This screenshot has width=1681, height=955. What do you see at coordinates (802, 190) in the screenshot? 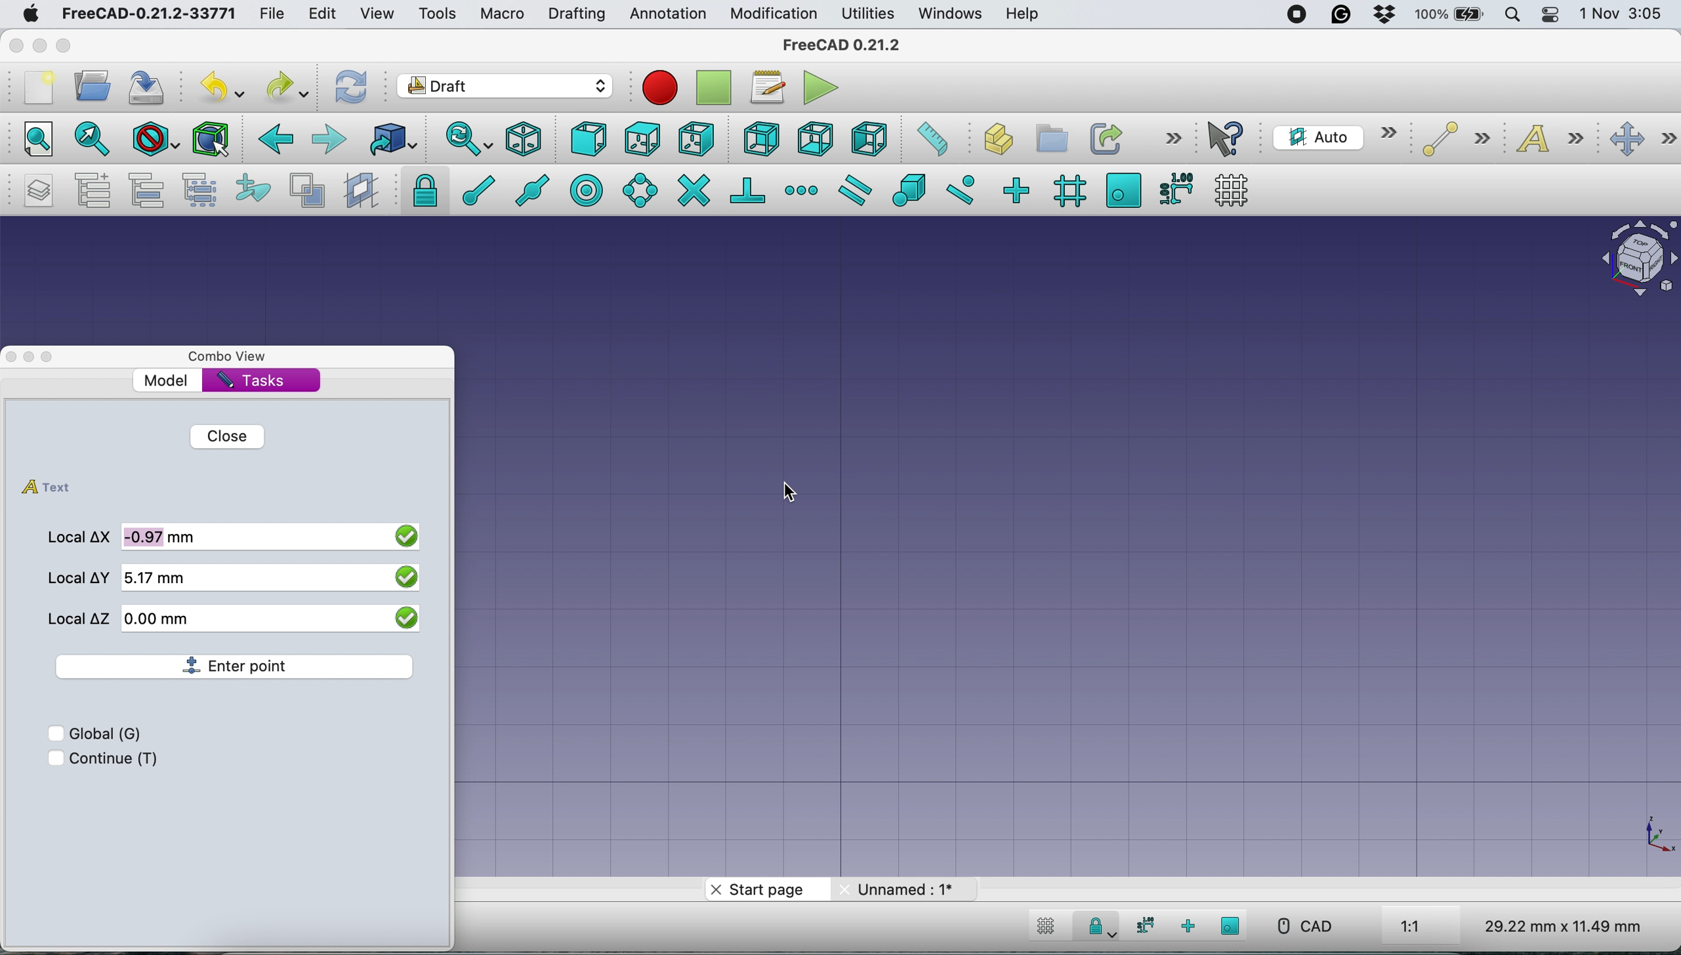
I see `snap extension` at bounding box center [802, 190].